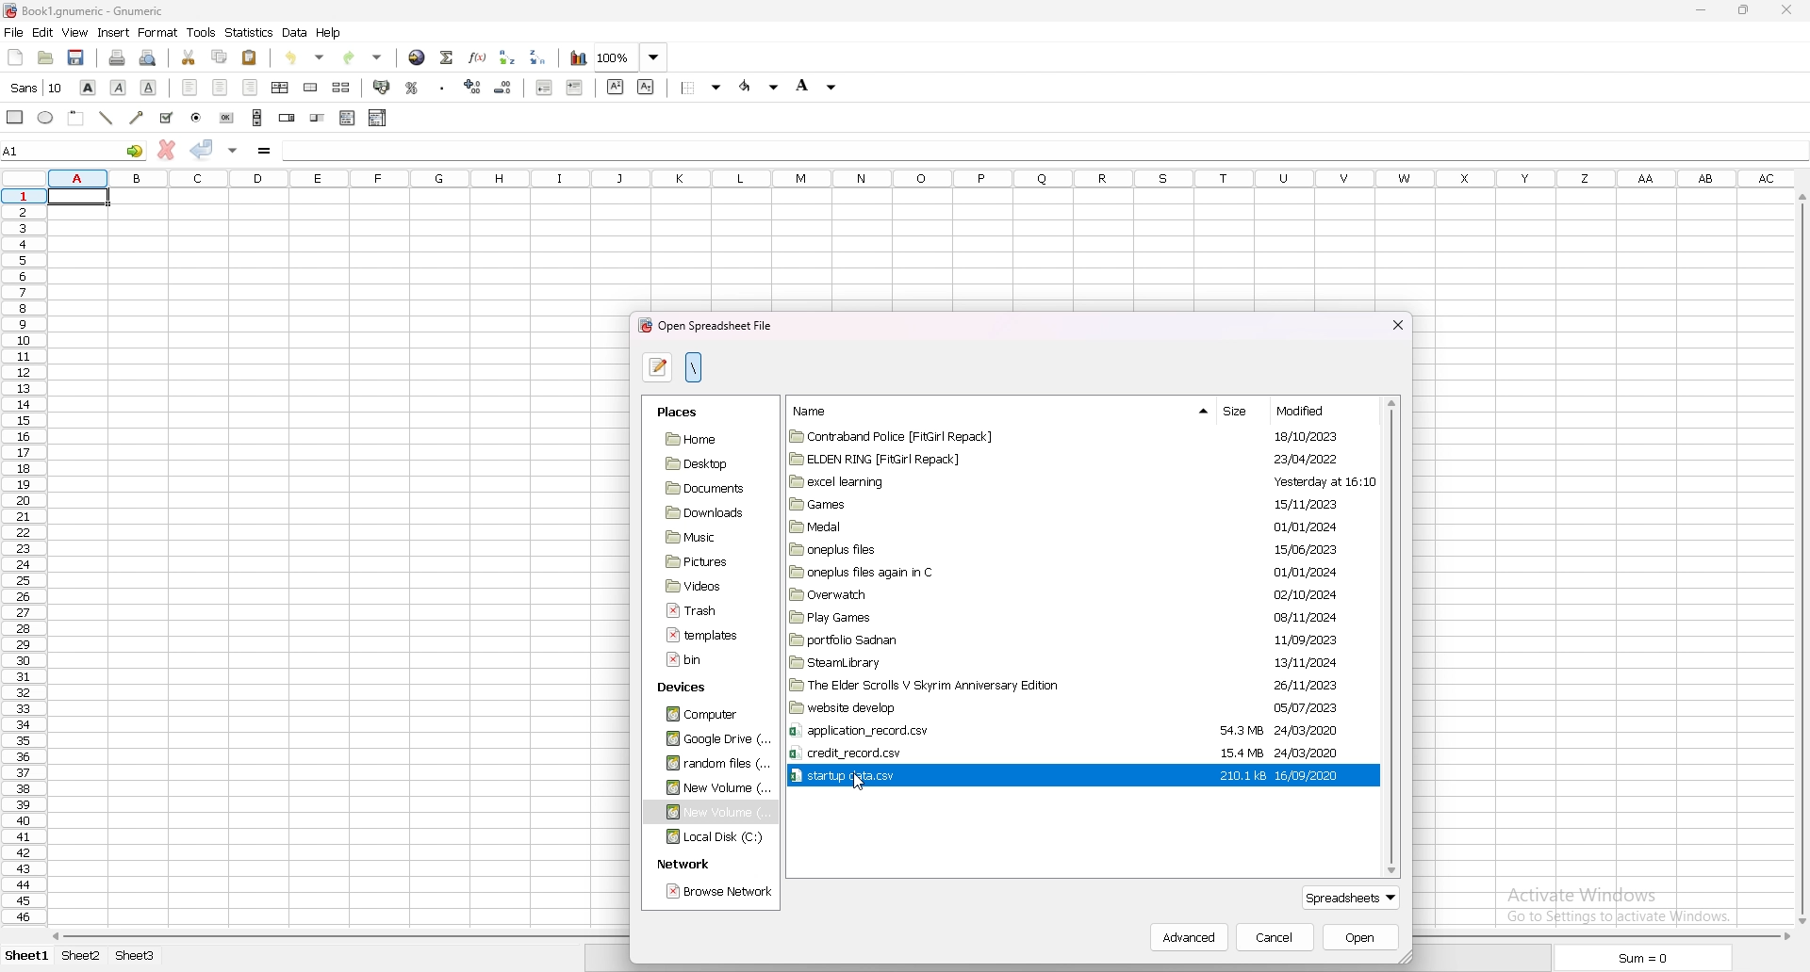  Describe the element at coordinates (281, 88) in the screenshot. I see `centre horizontally` at that location.